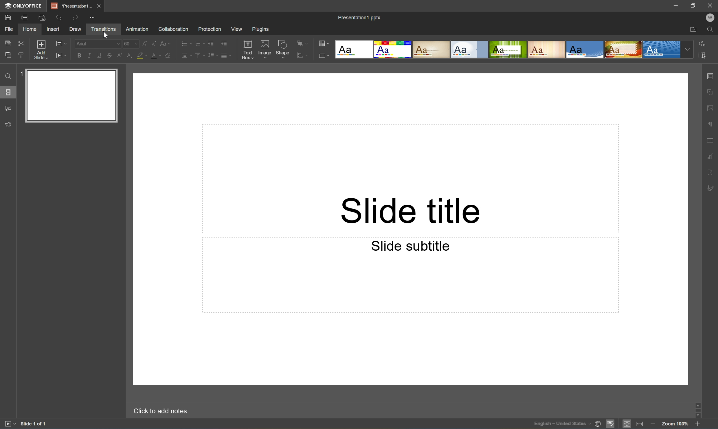 The image size is (718, 429). What do you see at coordinates (199, 42) in the screenshot?
I see `Numbering` at bounding box center [199, 42].